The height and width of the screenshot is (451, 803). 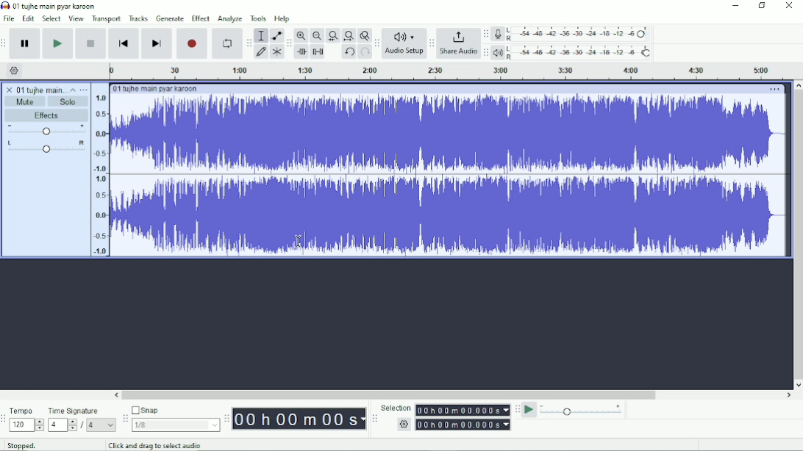 What do you see at coordinates (27, 419) in the screenshot?
I see `Tempo` at bounding box center [27, 419].